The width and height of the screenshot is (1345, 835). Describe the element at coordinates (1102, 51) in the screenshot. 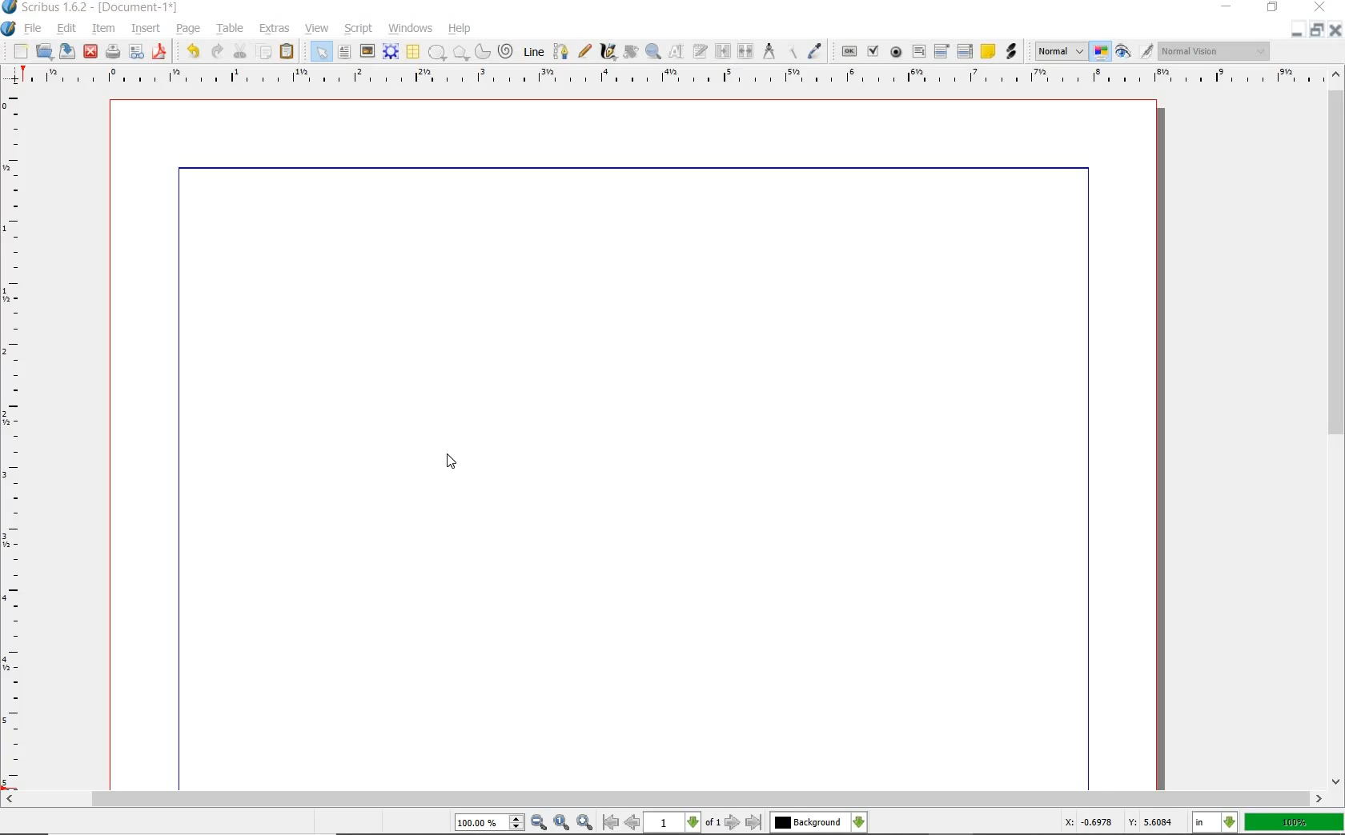

I see `TOGGLE COLOR MANAGEMENT SYSTEM` at that location.